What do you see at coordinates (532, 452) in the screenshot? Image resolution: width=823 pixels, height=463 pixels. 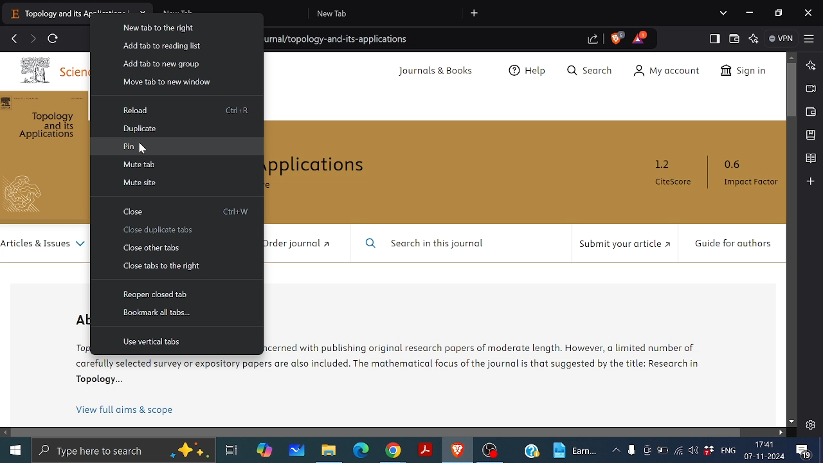 I see `Hp support assistant` at bounding box center [532, 452].